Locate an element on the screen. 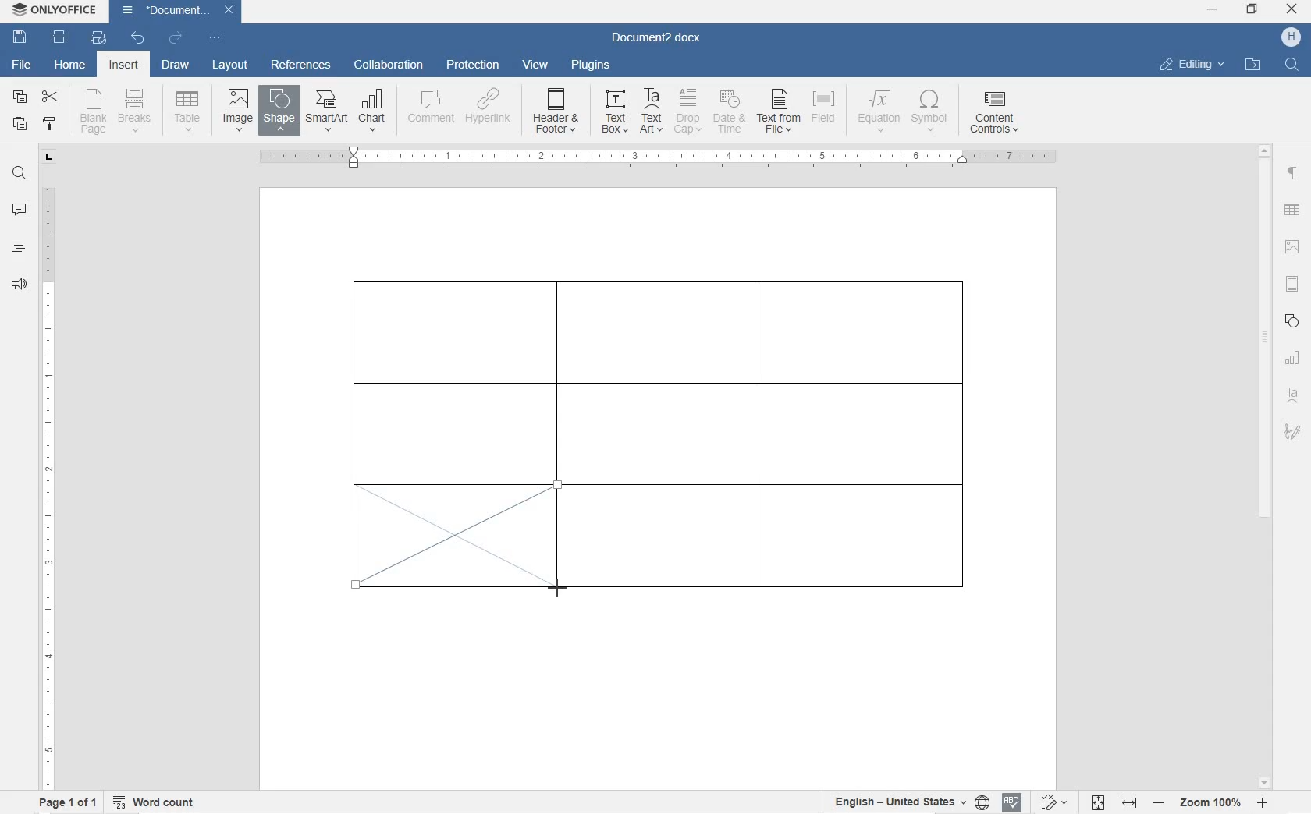 This screenshot has width=1311, height=814. drawing diagonal line border is located at coordinates (458, 534).